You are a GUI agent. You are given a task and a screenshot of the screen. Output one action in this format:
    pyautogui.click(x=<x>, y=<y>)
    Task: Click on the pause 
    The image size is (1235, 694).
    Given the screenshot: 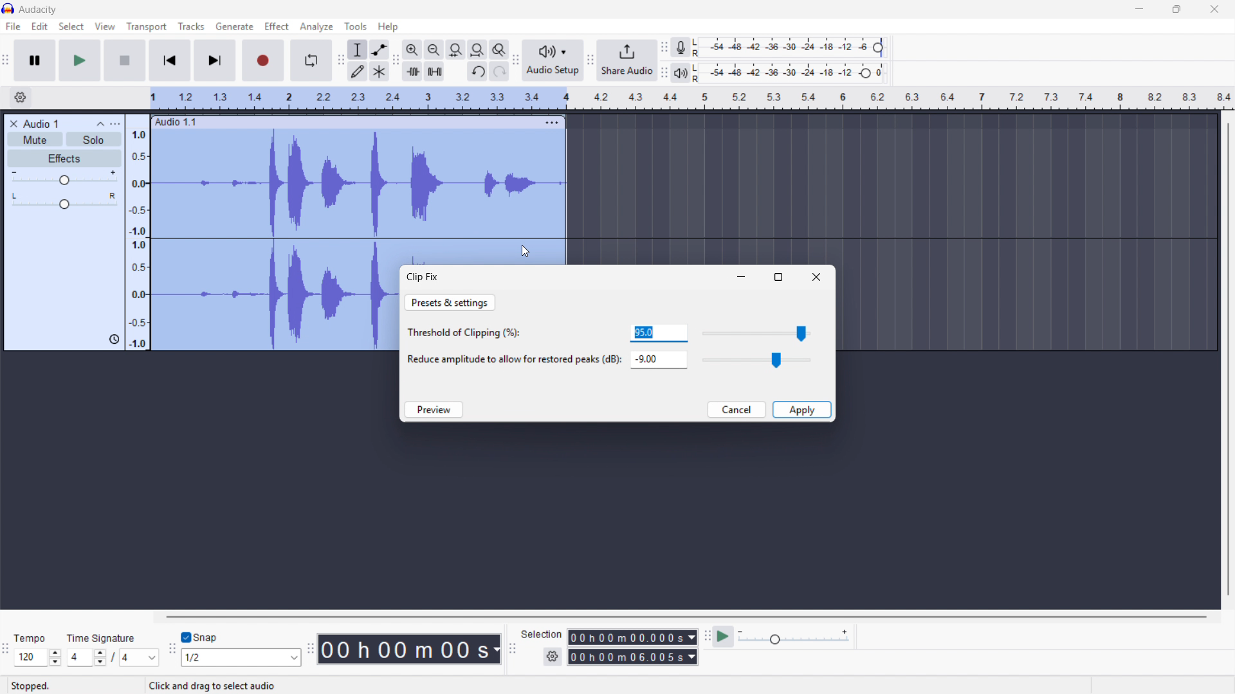 What is the action you would take?
    pyautogui.click(x=34, y=60)
    